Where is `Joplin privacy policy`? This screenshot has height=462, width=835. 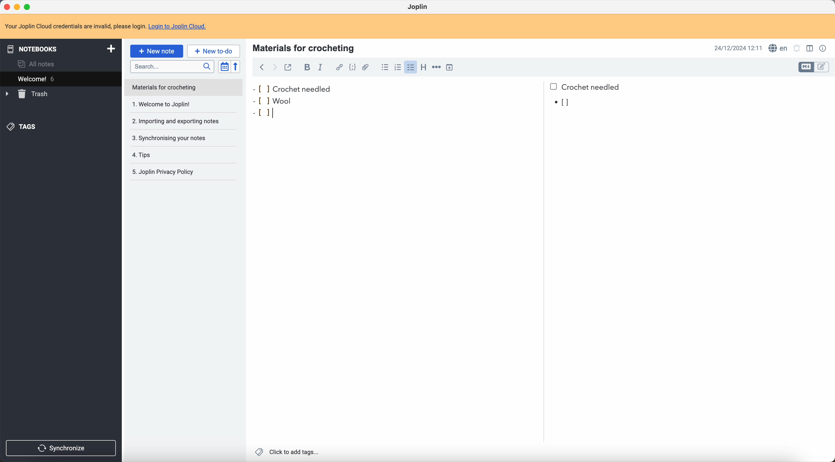
Joplin privacy policy is located at coordinates (167, 173).